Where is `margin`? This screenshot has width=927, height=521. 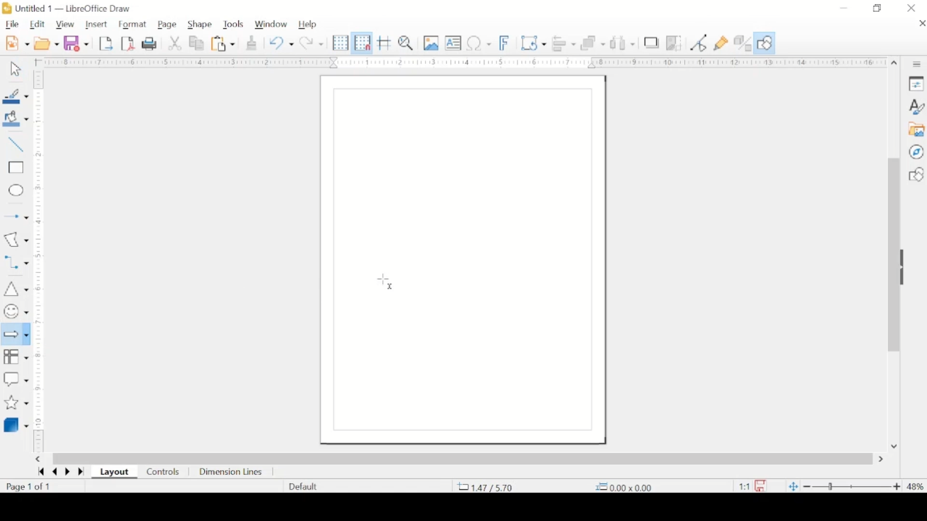
margin is located at coordinates (459, 62).